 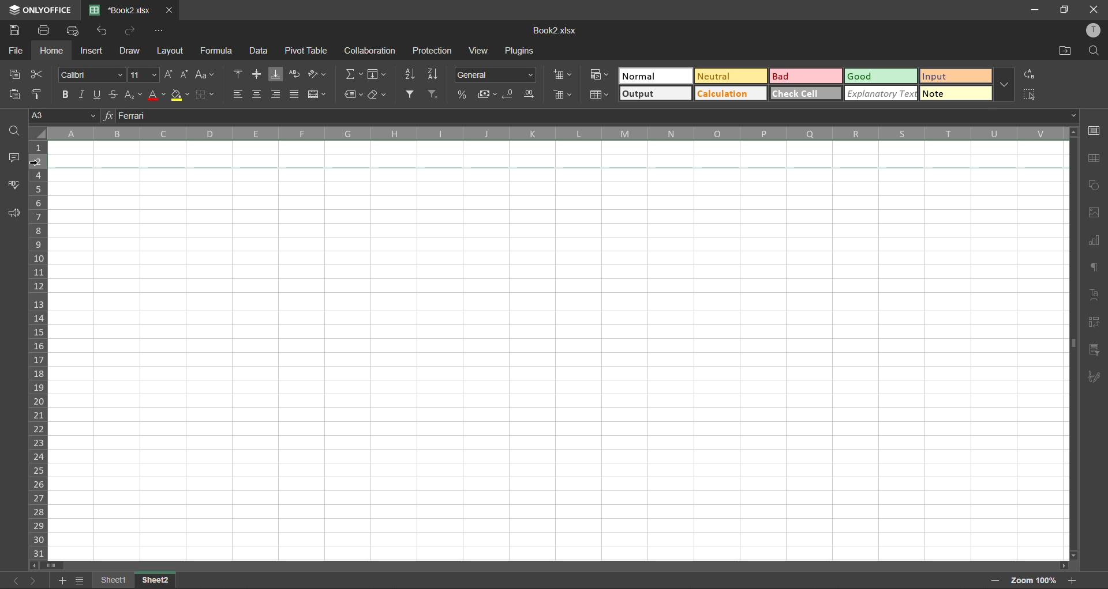 What do you see at coordinates (564, 74) in the screenshot?
I see `insert cells` at bounding box center [564, 74].